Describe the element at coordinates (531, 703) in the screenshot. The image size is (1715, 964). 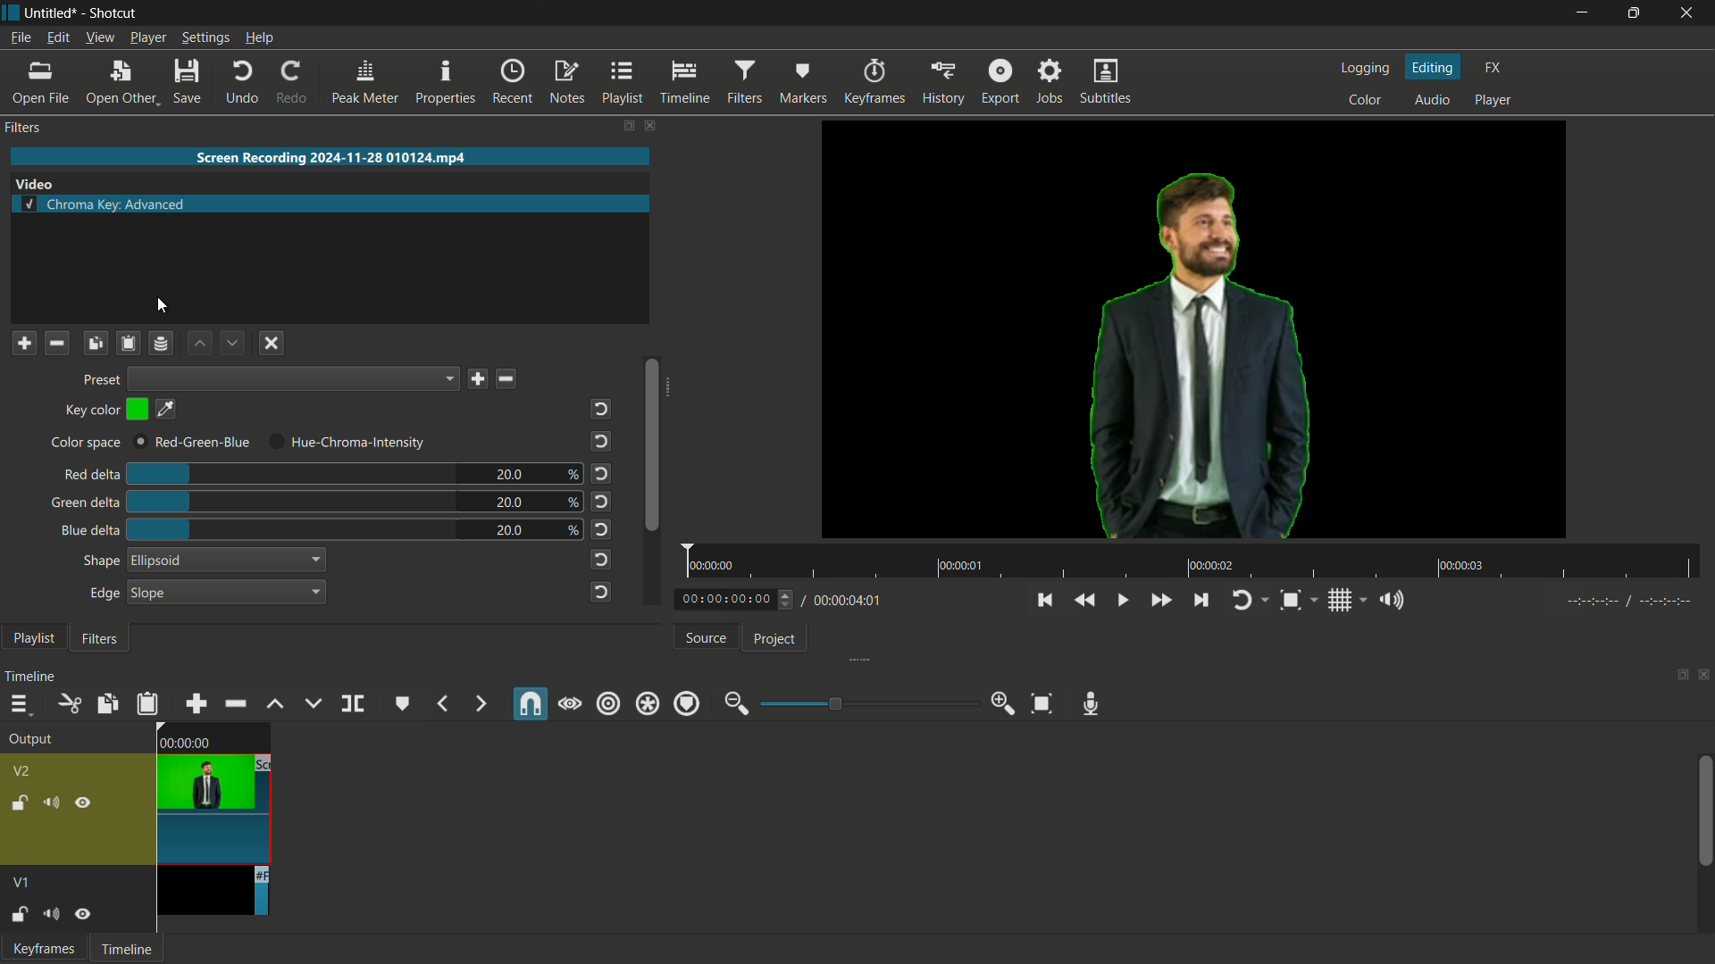
I see `snap` at that location.